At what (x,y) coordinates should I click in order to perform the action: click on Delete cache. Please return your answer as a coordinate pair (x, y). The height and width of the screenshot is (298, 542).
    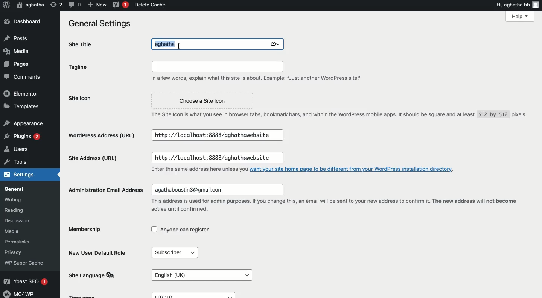
    Looking at the image, I should click on (149, 5).